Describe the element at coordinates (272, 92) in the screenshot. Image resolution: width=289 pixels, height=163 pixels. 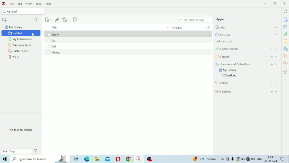
I see `Add` at that location.